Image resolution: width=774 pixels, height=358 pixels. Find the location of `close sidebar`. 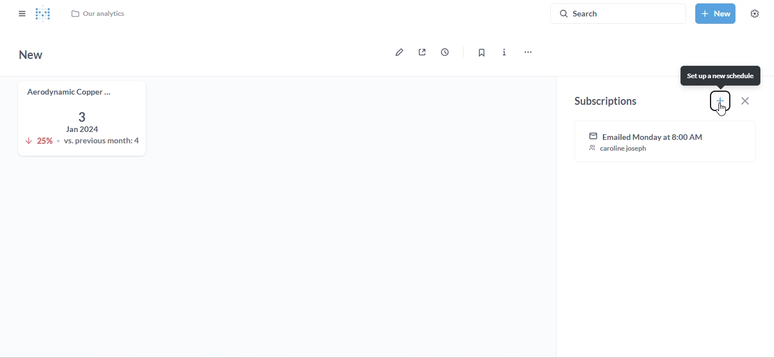

close sidebar is located at coordinates (22, 13).